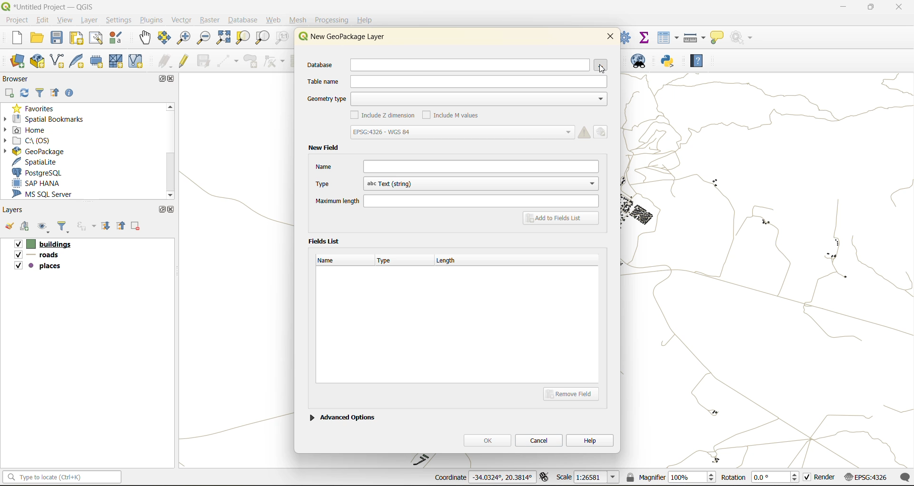 The width and height of the screenshot is (914, 486). What do you see at coordinates (326, 240) in the screenshot?
I see `fields list` at bounding box center [326, 240].